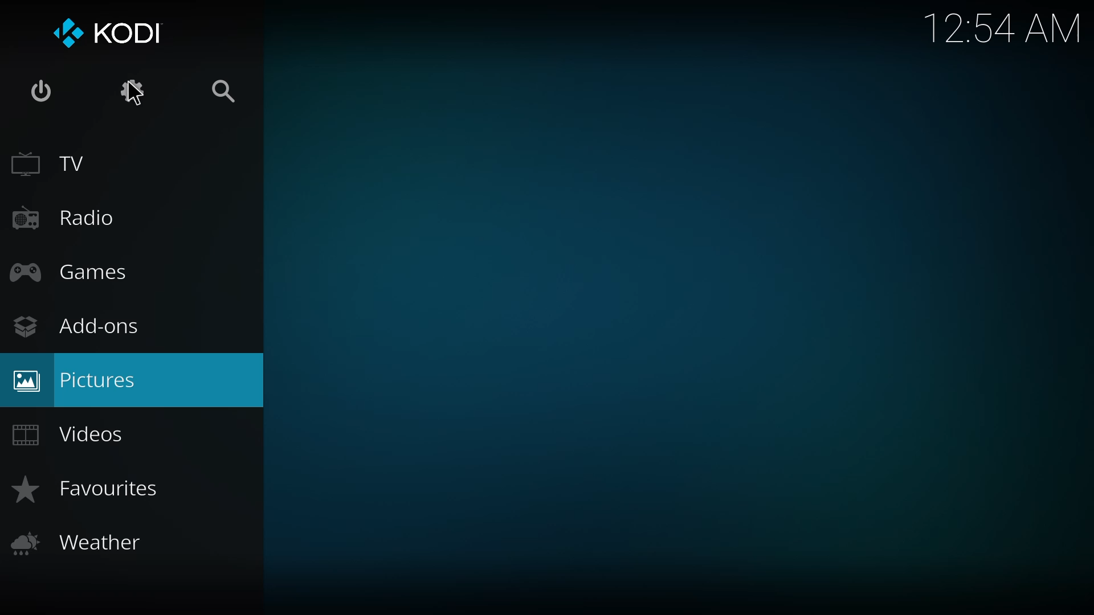 The image size is (1094, 615). What do you see at coordinates (231, 93) in the screenshot?
I see `search` at bounding box center [231, 93].